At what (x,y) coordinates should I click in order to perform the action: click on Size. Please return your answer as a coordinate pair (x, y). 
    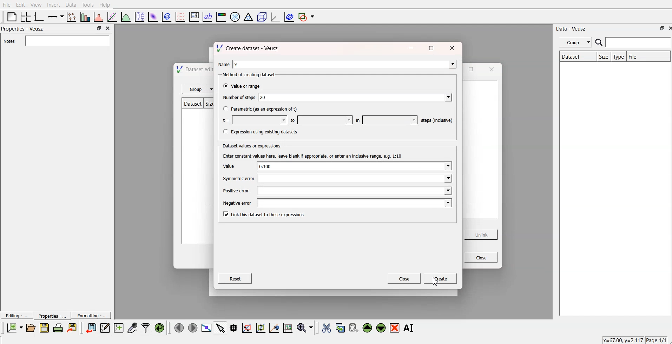
    Looking at the image, I should click on (603, 57).